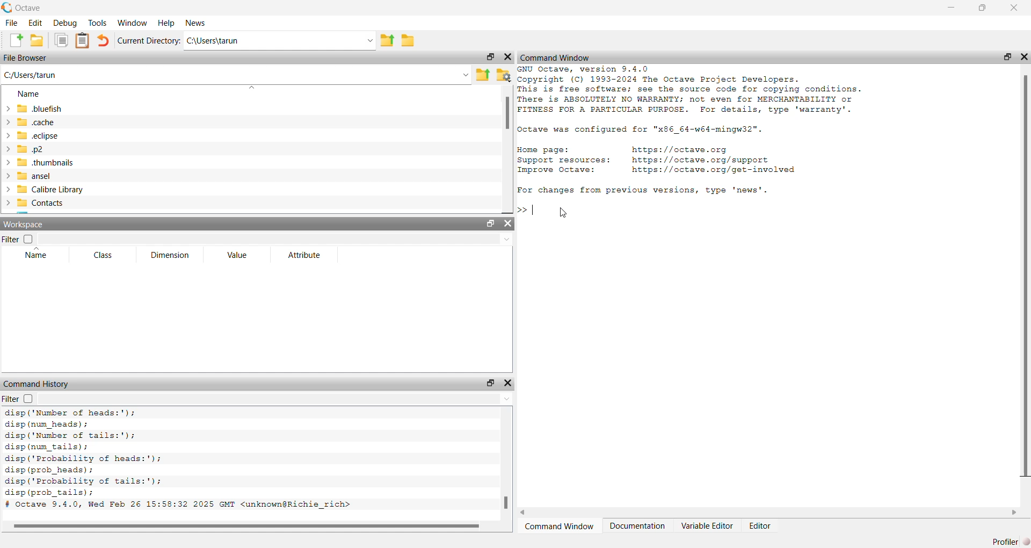  Describe the element at coordinates (370, 39) in the screenshot. I see `Enter directory name` at that location.